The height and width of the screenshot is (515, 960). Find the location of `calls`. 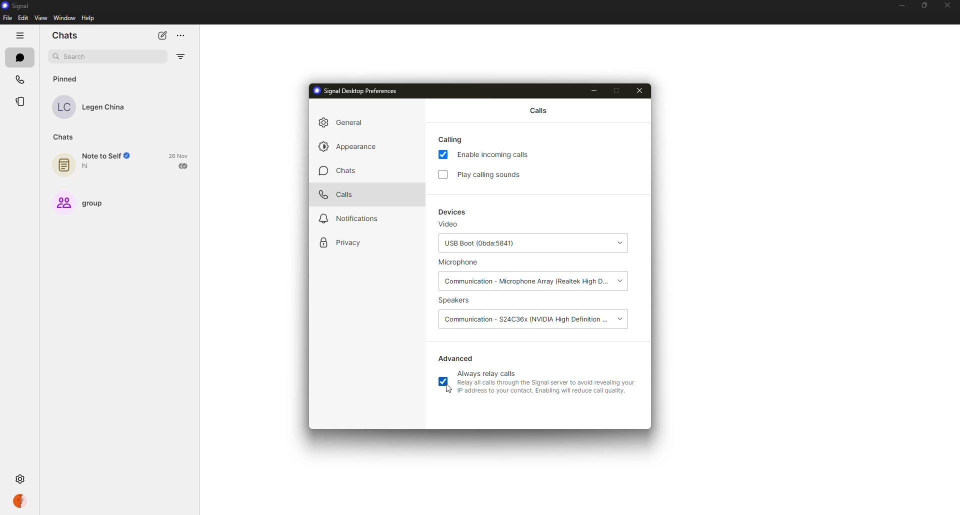

calls is located at coordinates (18, 79).